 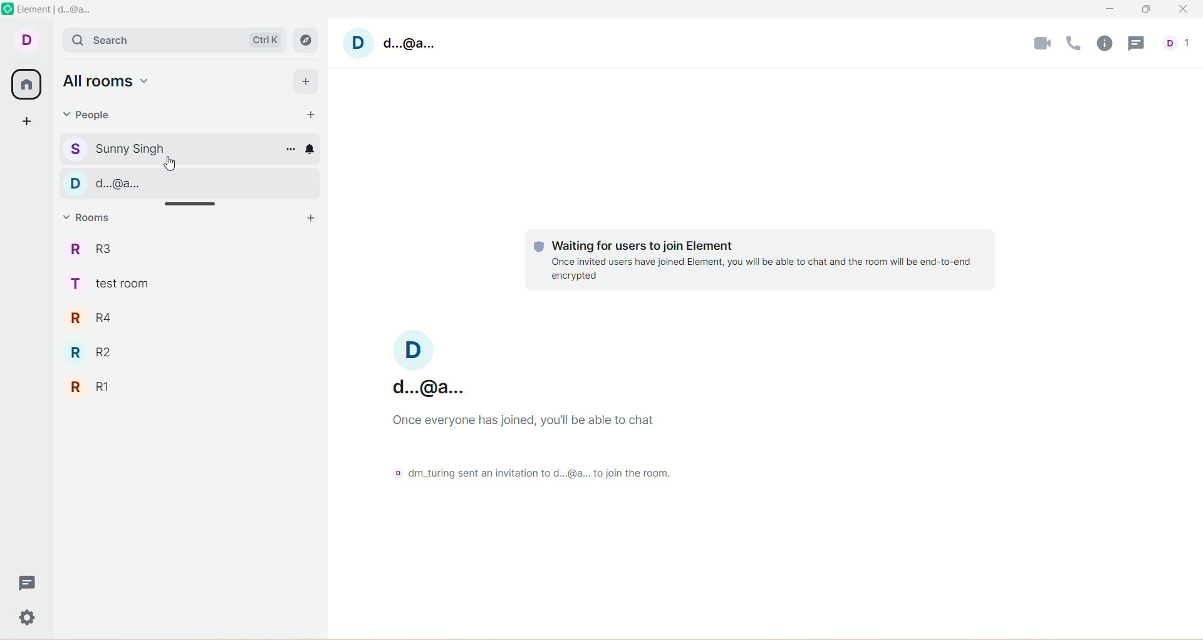 I want to click on add, so click(x=306, y=82).